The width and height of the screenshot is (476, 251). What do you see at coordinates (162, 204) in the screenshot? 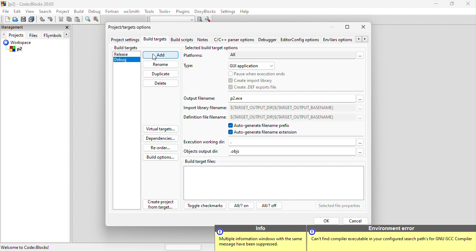
I see `create project from target` at bounding box center [162, 204].